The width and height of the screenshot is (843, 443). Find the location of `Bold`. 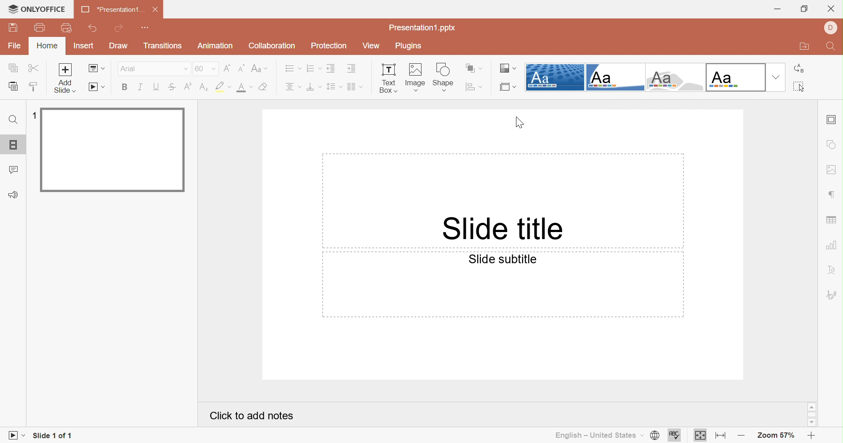

Bold is located at coordinates (125, 87).